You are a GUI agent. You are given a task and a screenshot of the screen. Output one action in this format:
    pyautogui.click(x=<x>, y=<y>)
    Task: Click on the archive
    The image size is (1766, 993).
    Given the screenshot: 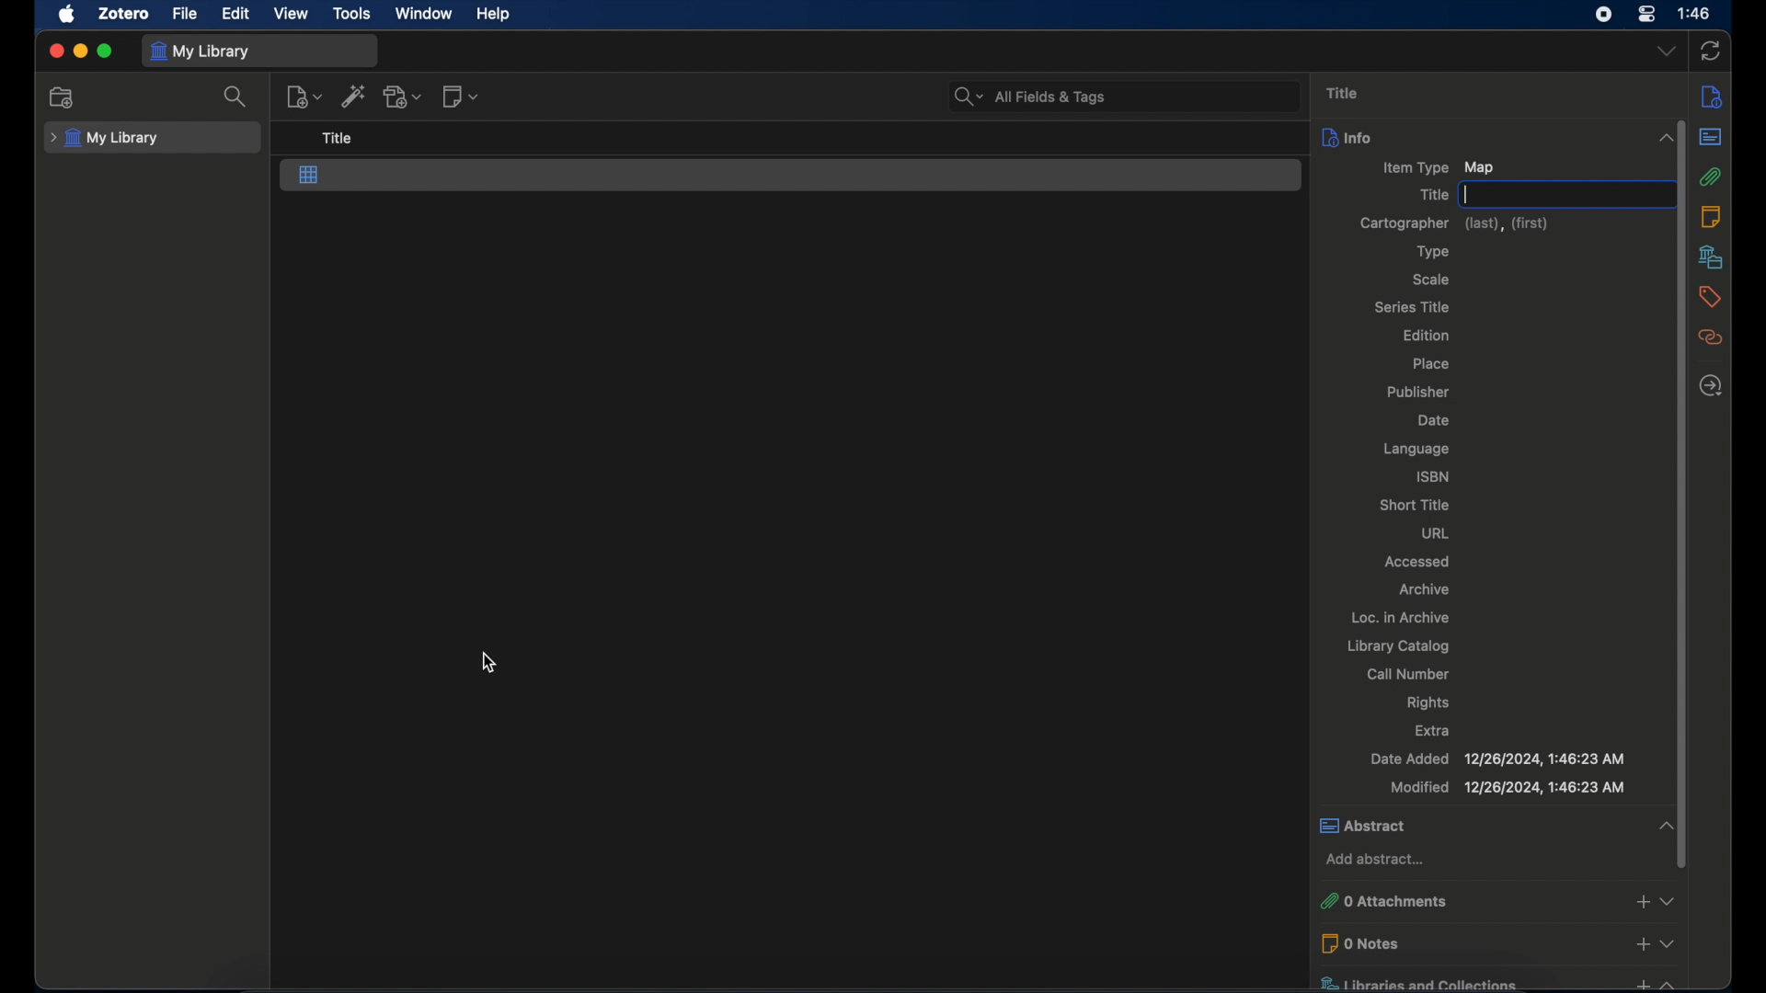 What is the action you would take?
    pyautogui.click(x=1425, y=588)
    